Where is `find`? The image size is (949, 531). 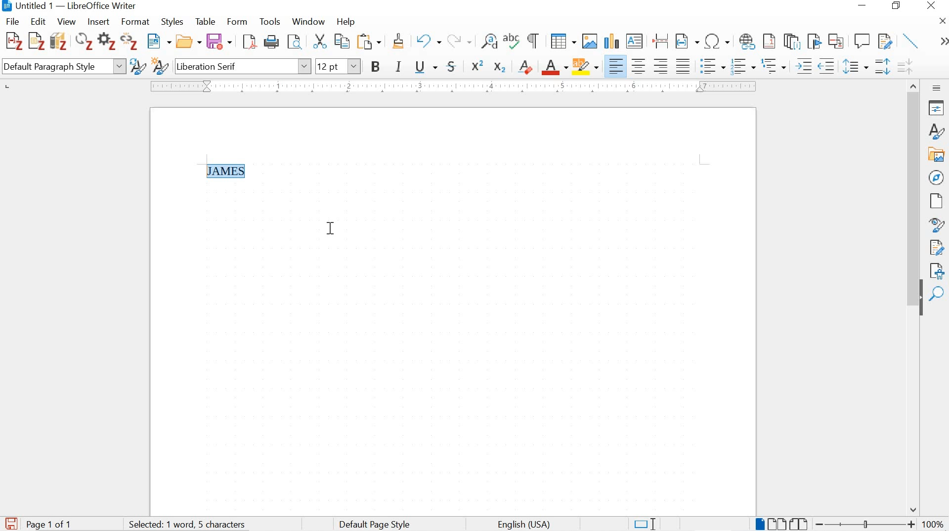 find is located at coordinates (938, 294).